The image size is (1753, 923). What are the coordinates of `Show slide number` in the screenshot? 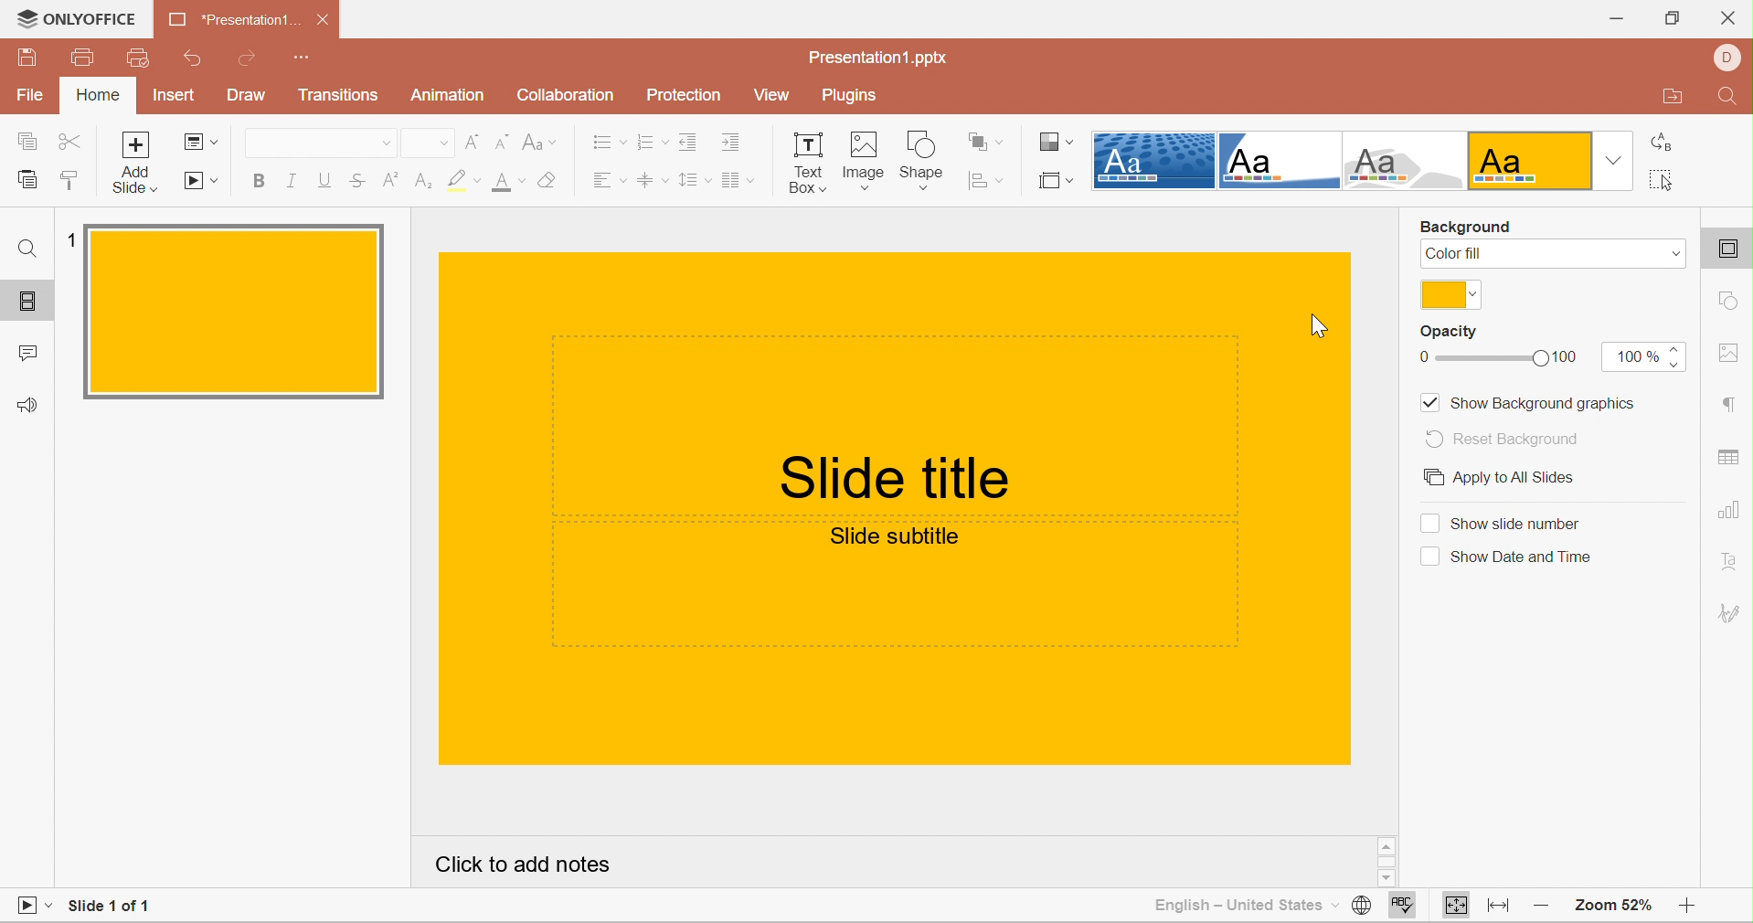 It's located at (1503, 522).